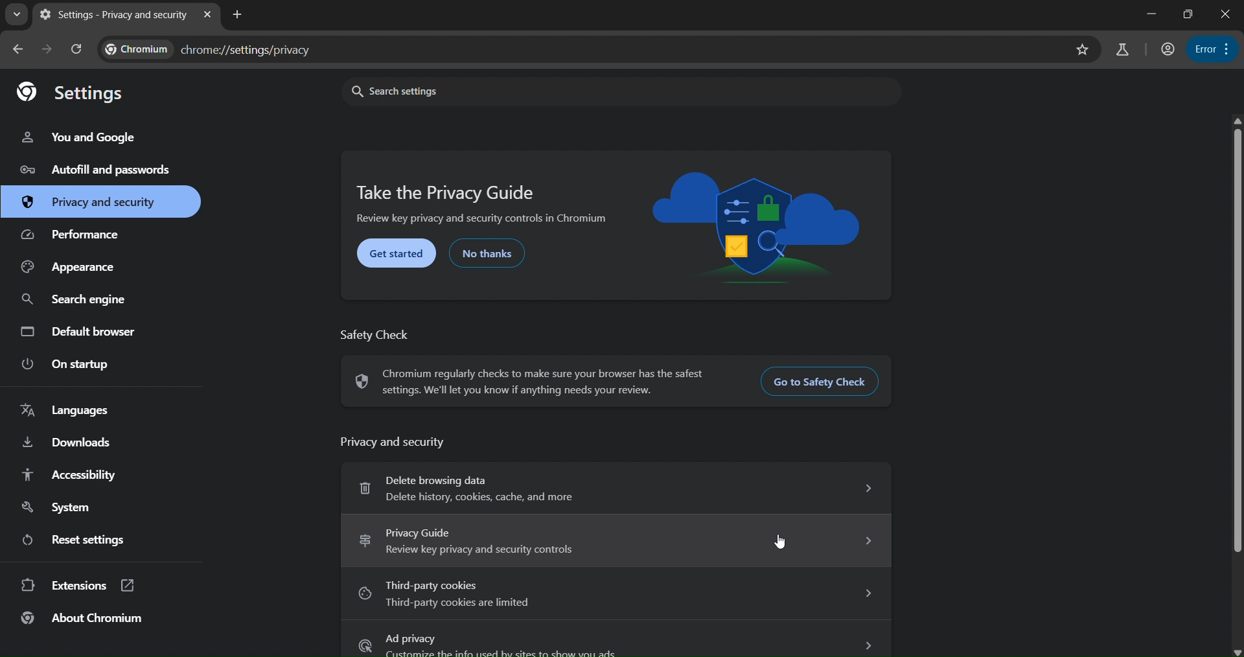 The height and width of the screenshot is (657, 1244). What do you see at coordinates (616, 540) in the screenshot?
I see ` Privacy Guide " NReview key privacy and security controls` at bounding box center [616, 540].